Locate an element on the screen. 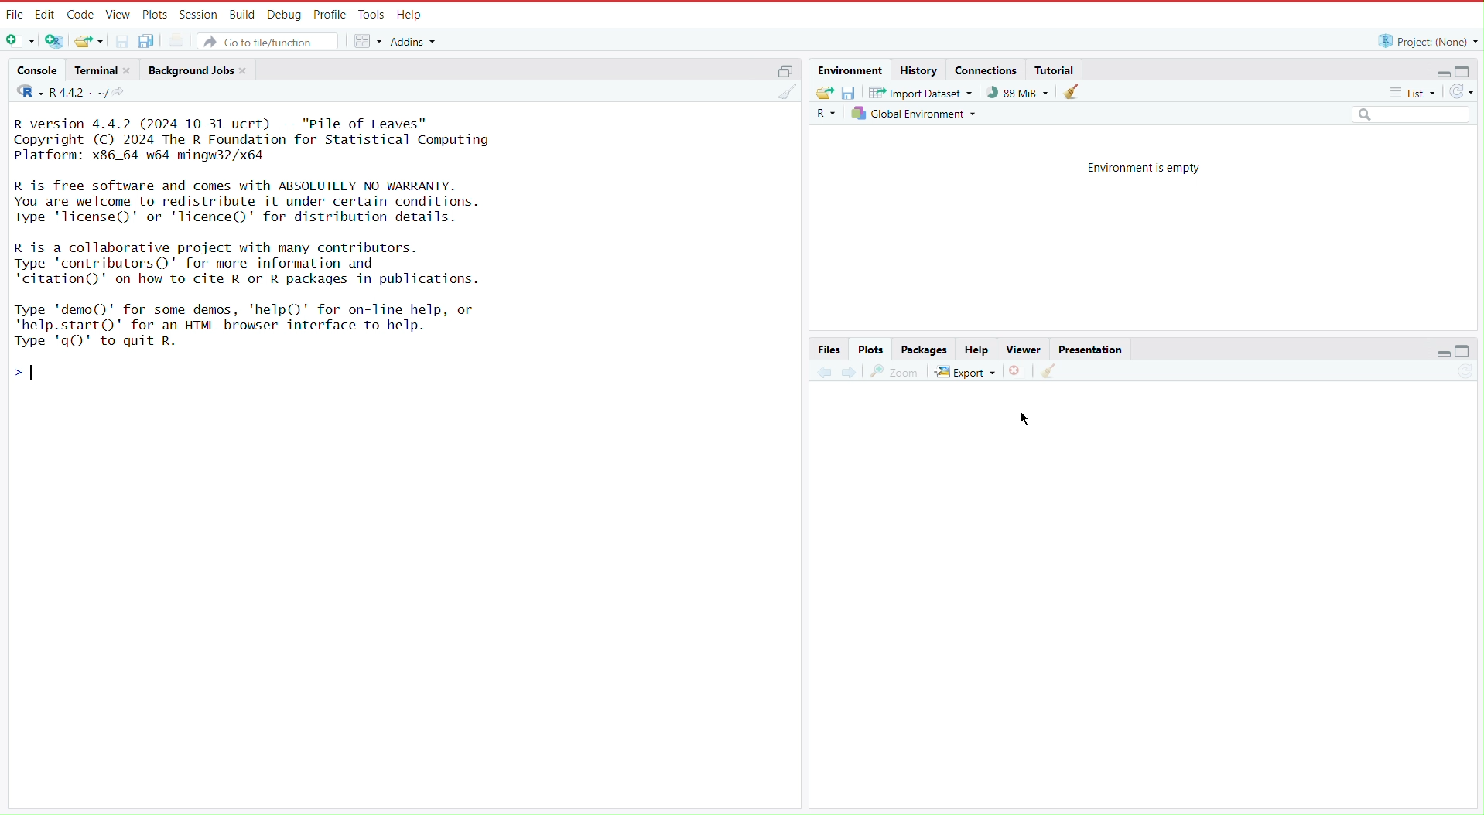 The height and width of the screenshot is (815, 1484). Help is located at coordinates (409, 15).